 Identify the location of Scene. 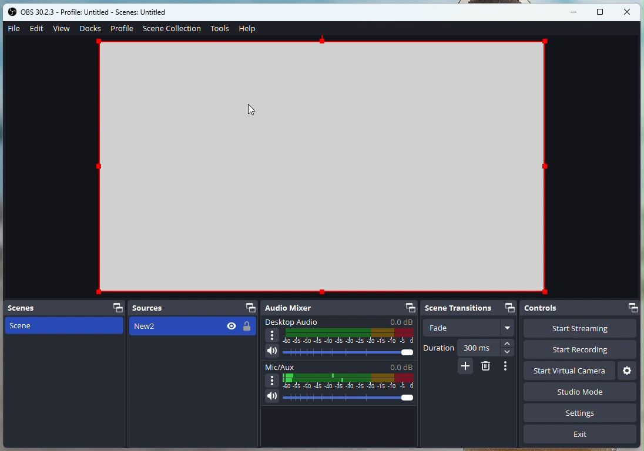
(62, 325).